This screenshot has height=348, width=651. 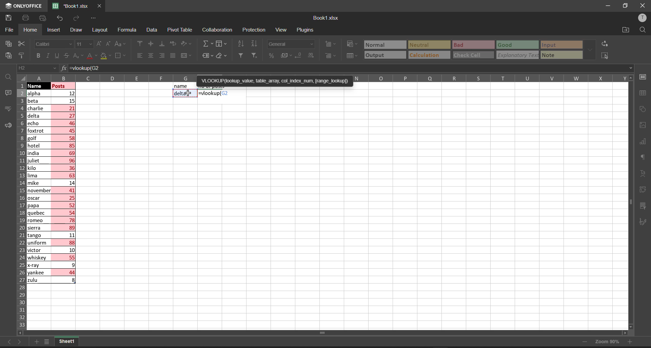 What do you see at coordinates (643, 127) in the screenshot?
I see `image settings` at bounding box center [643, 127].